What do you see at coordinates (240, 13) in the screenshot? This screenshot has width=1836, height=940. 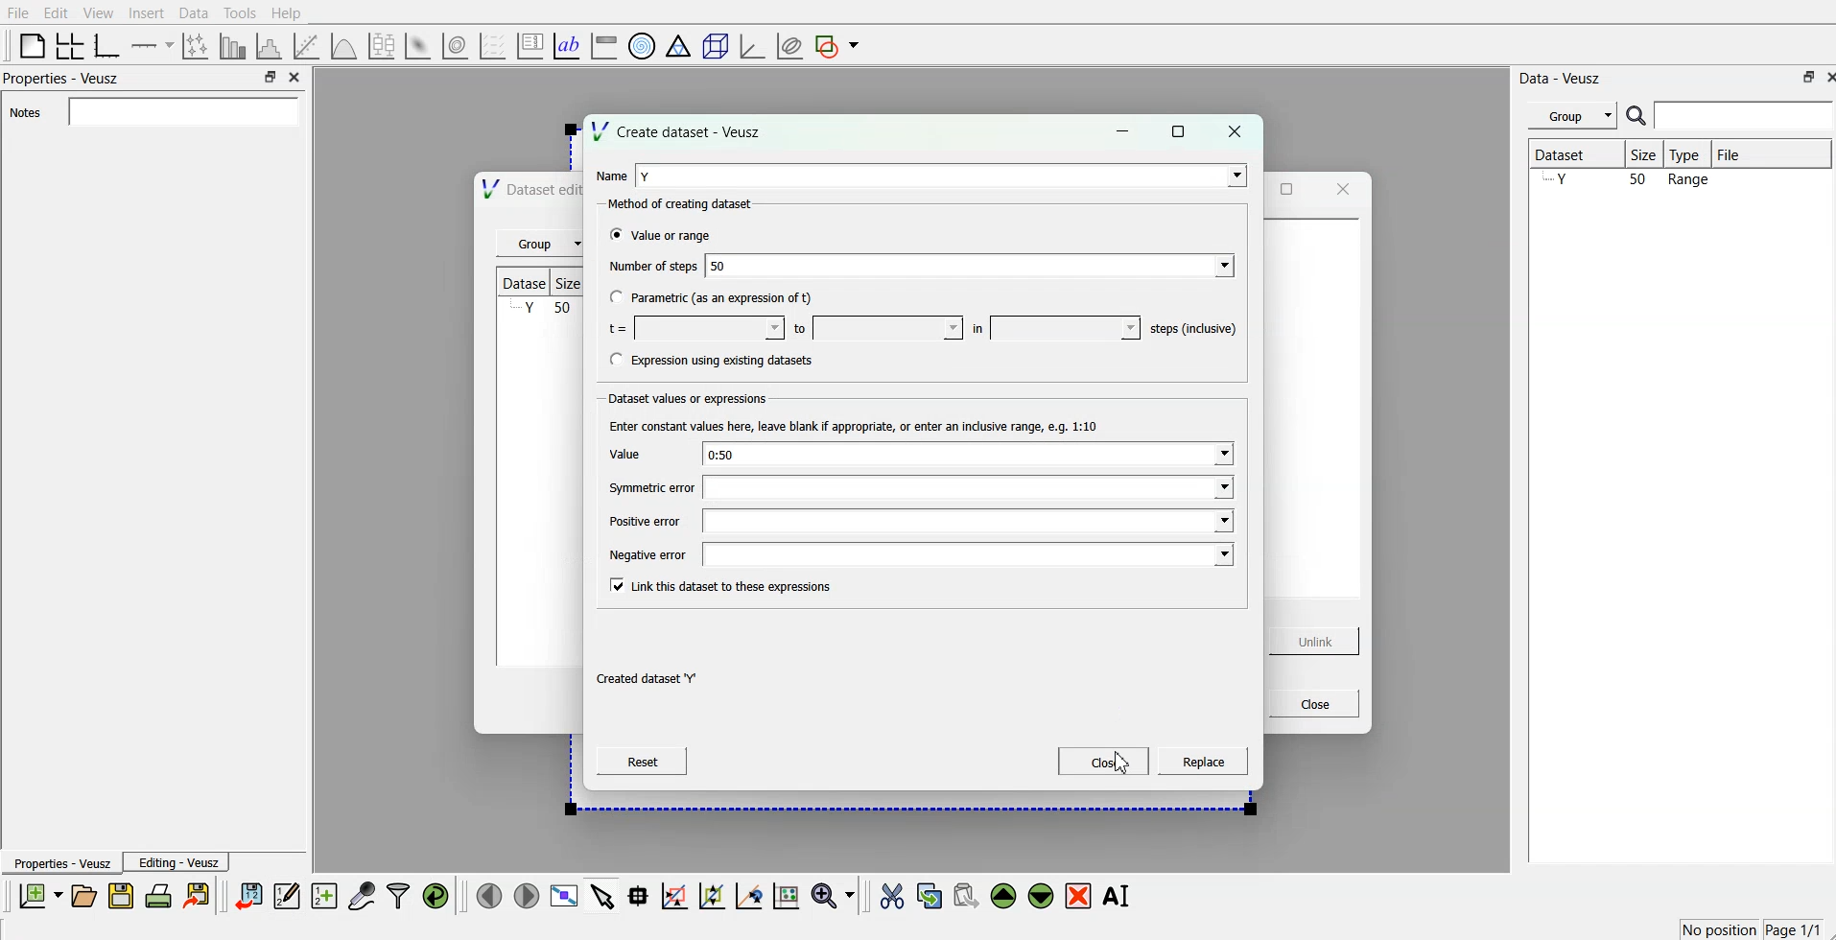 I see `Tools` at bounding box center [240, 13].